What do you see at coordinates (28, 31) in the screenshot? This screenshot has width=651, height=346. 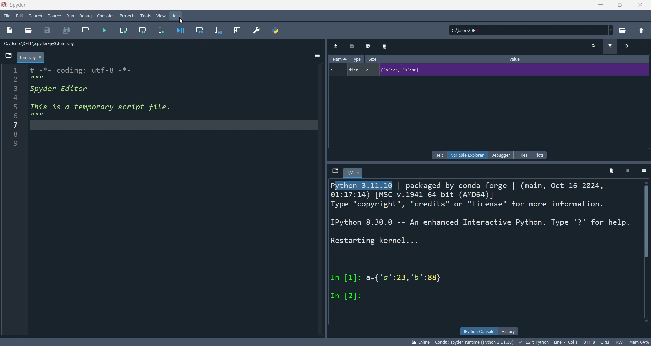 I see `open file` at bounding box center [28, 31].